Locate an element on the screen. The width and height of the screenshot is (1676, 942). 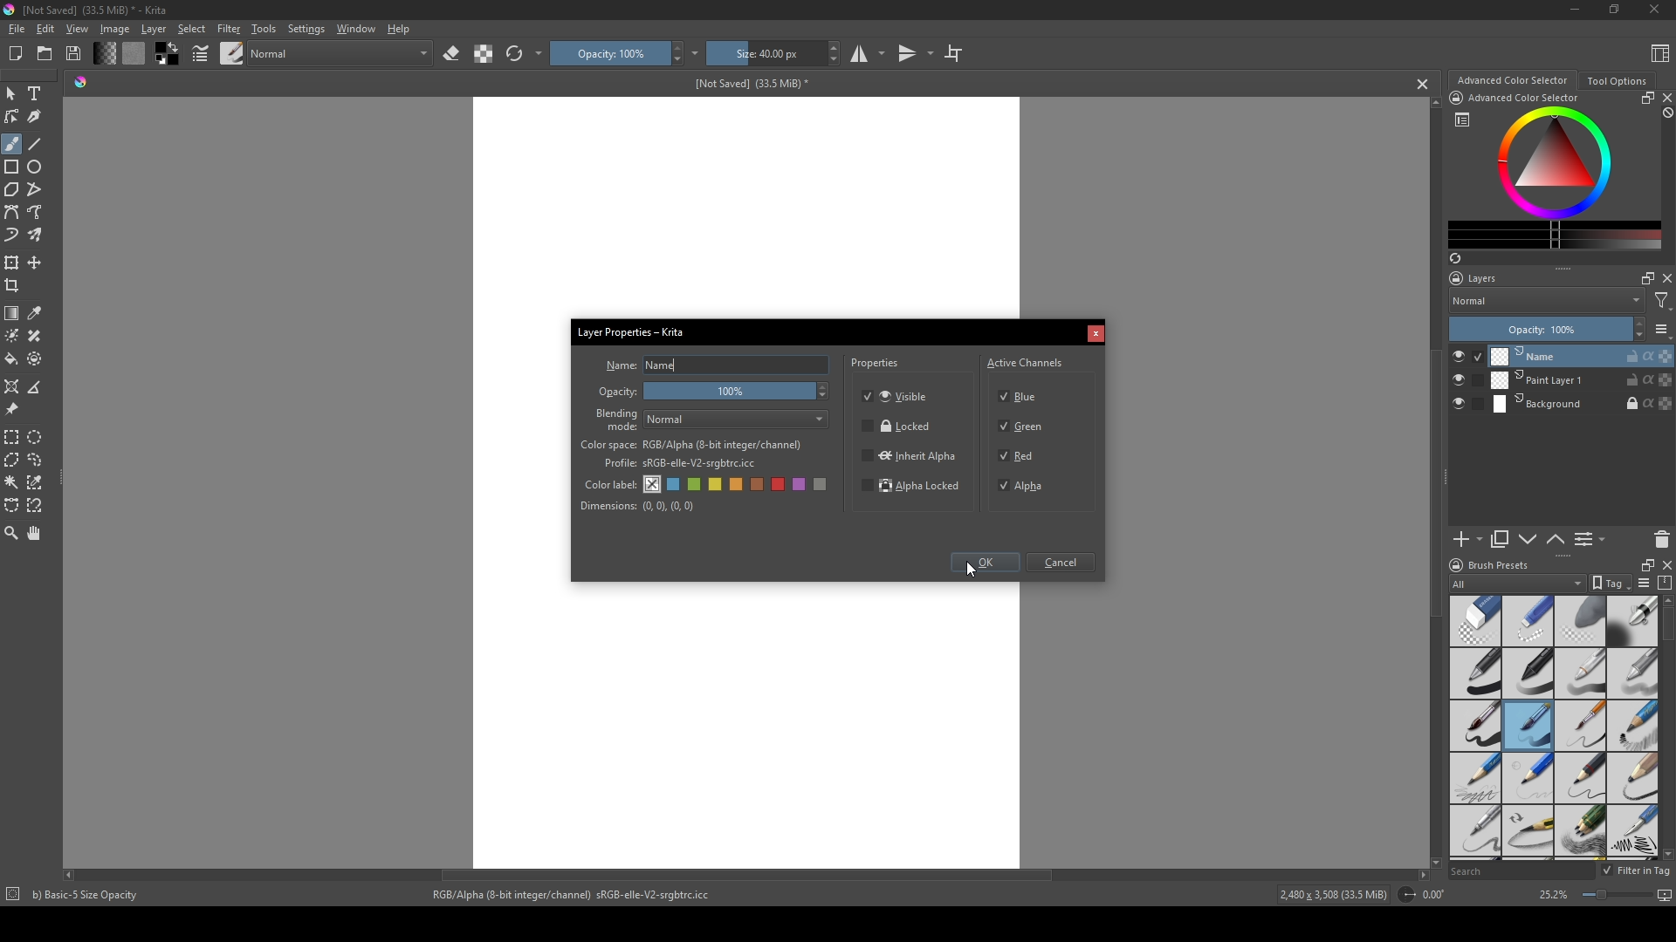
Window is located at coordinates (354, 28).